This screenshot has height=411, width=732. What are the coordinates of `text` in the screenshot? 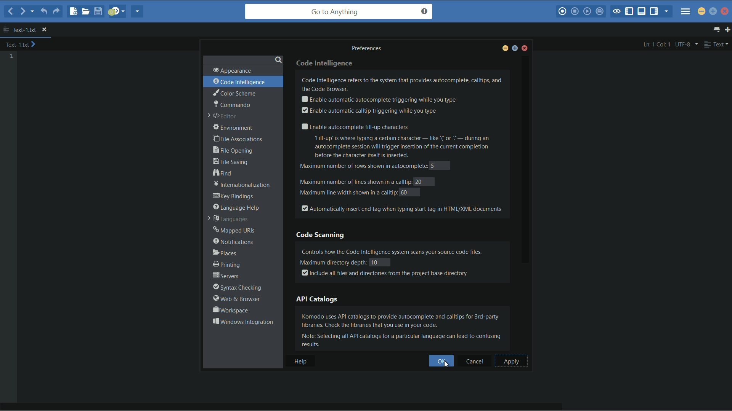 It's located at (716, 44).